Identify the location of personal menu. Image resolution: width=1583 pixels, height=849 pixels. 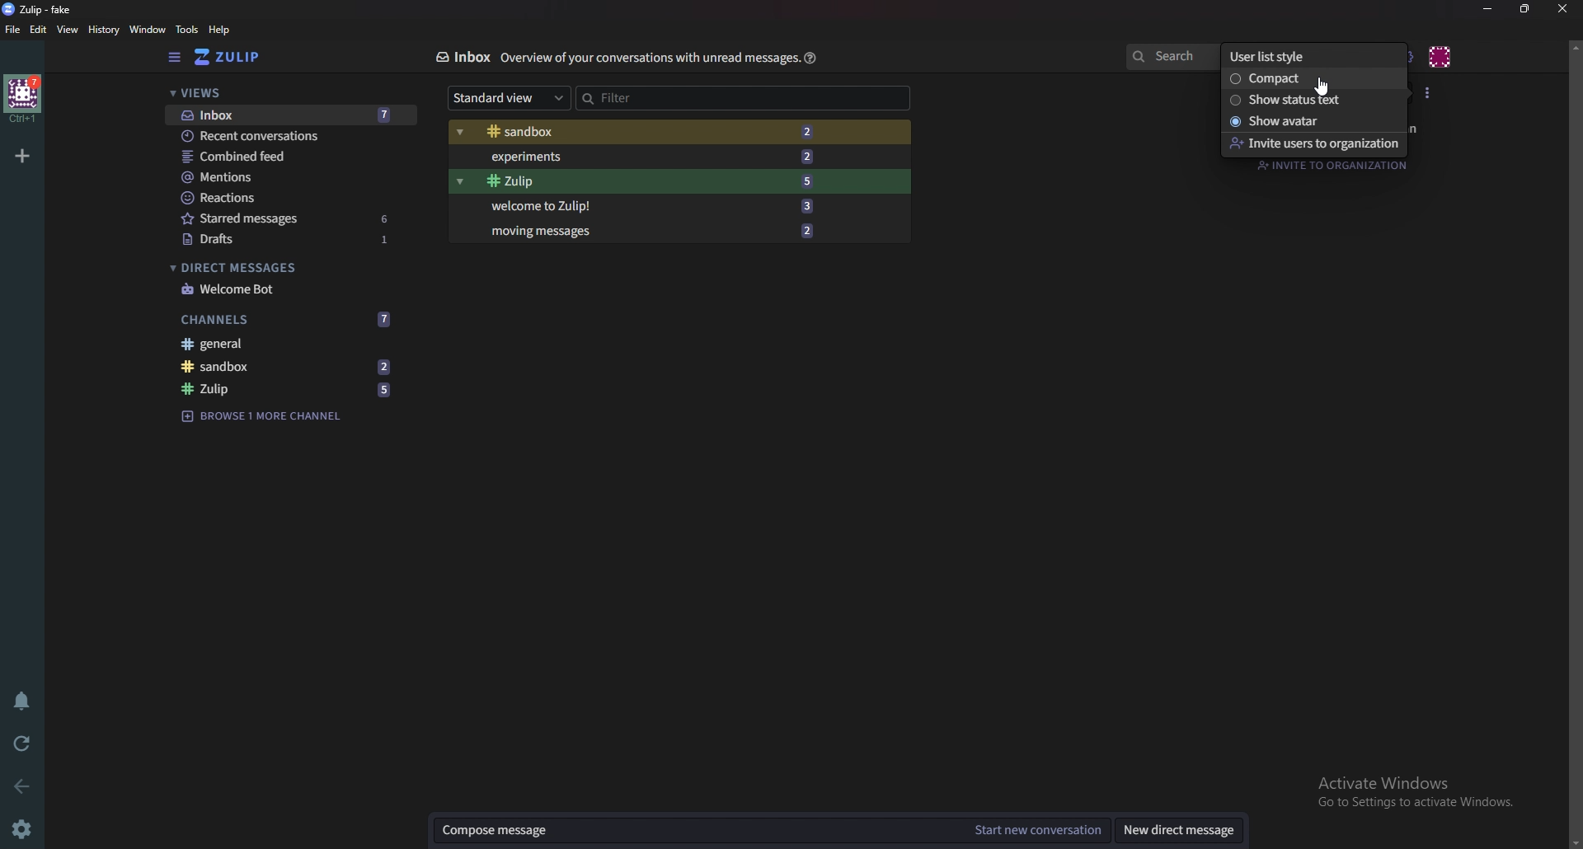
(1442, 54).